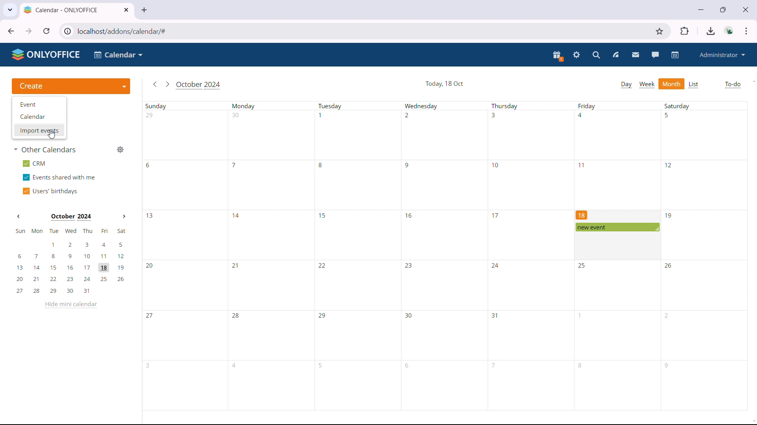  What do you see at coordinates (45, 150) in the screenshot?
I see `other calendars` at bounding box center [45, 150].